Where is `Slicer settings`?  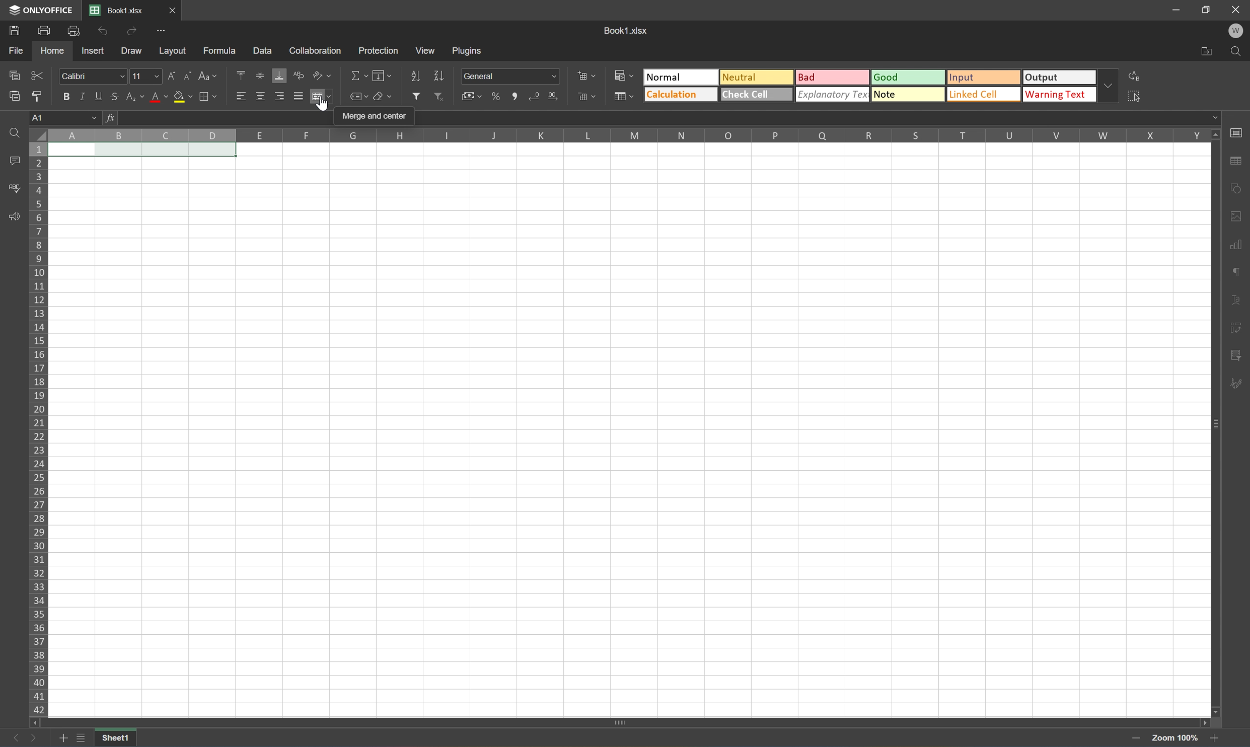 Slicer settings is located at coordinates (1236, 329).